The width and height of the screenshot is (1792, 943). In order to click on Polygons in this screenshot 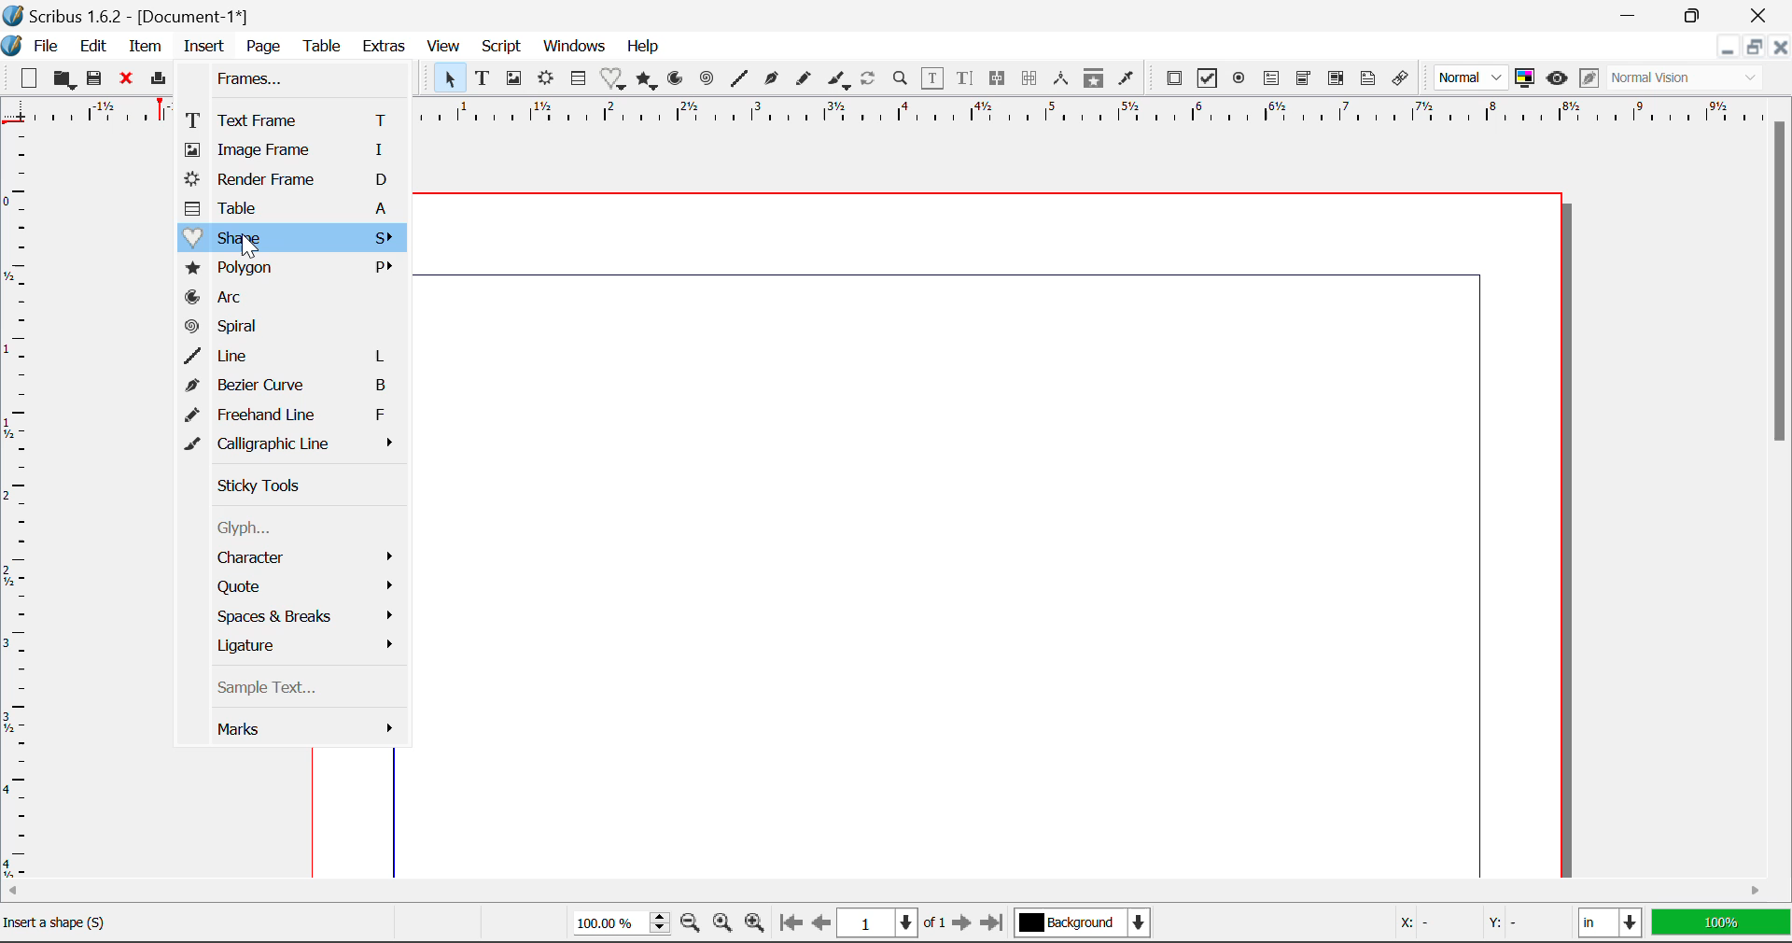, I will do `click(648, 81)`.